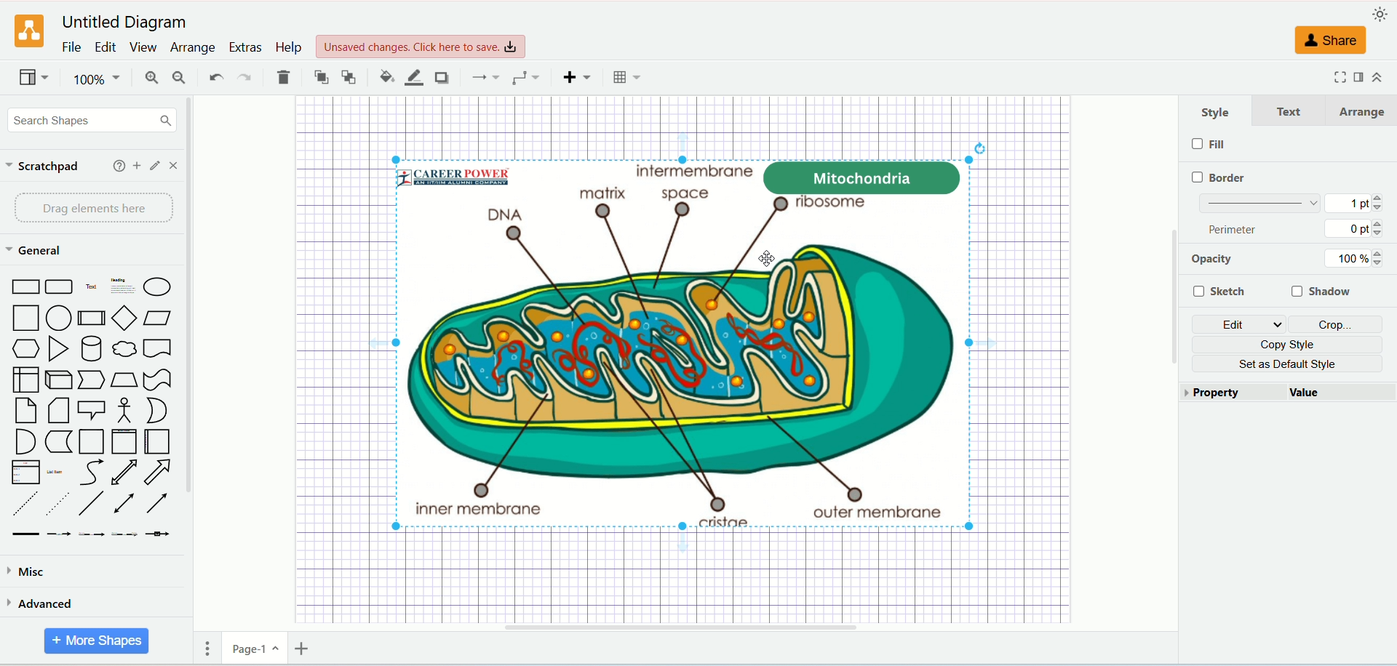 The height and width of the screenshot is (666, 1397). I want to click on shadow, so click(1321, 292).